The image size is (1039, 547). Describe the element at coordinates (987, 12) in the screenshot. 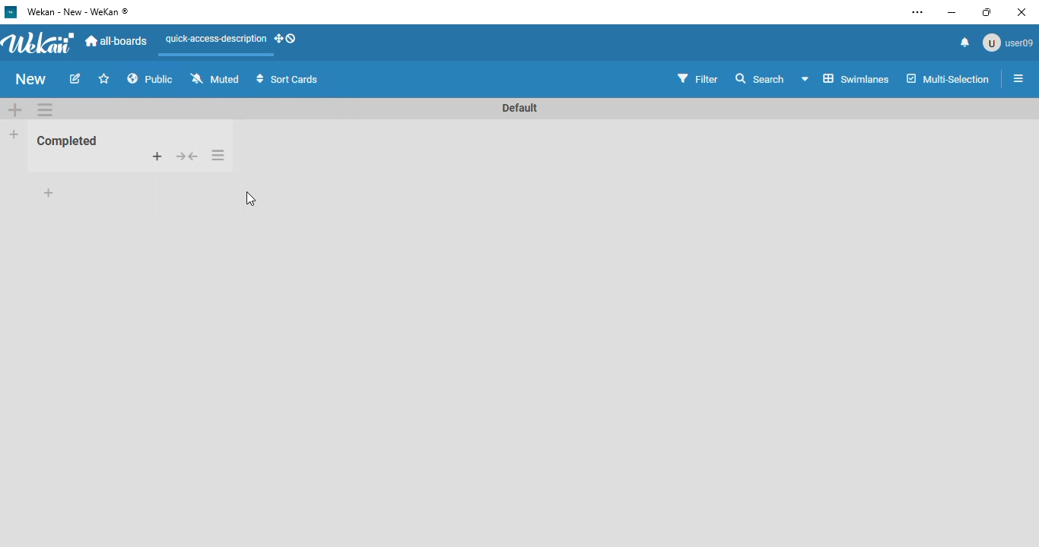

I see `maximize` at that location.